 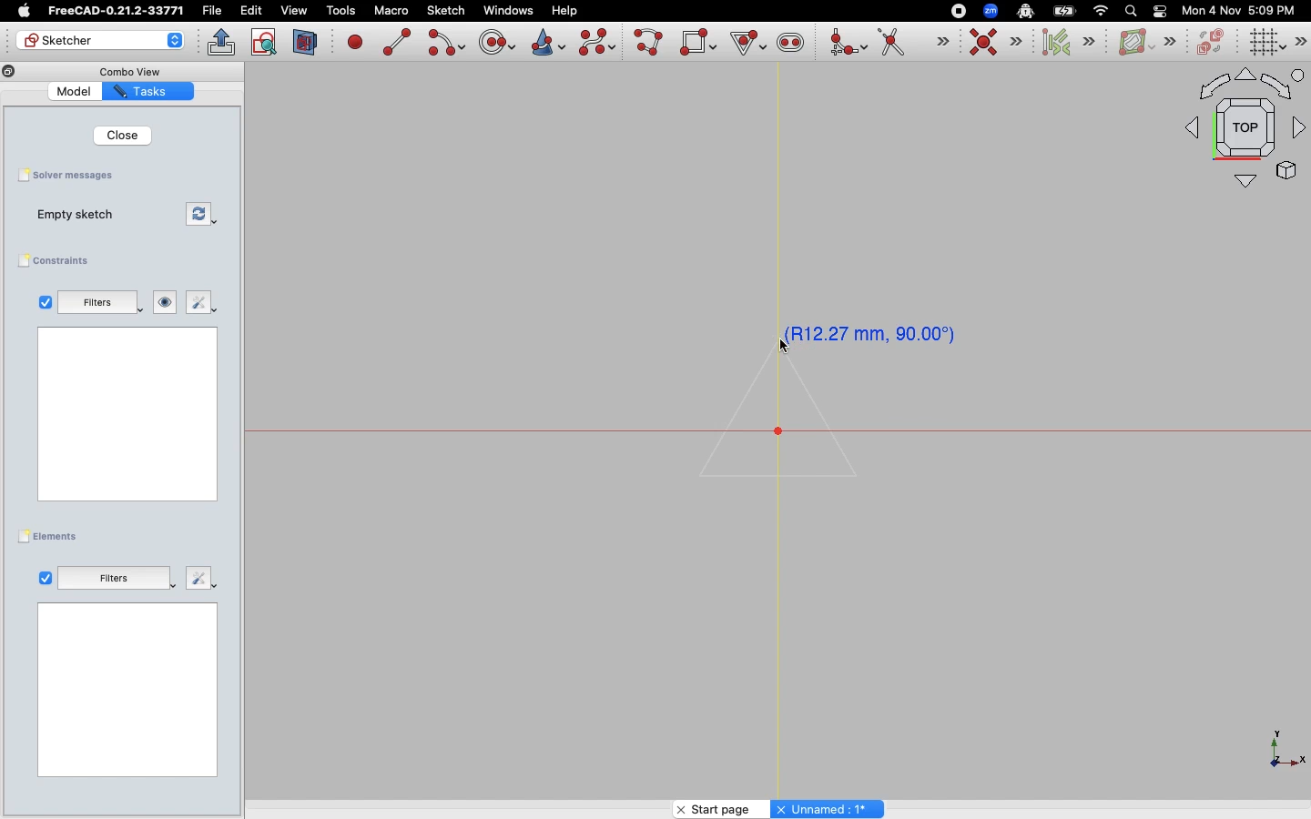 What do you see at coordinates (70, 175) in the screenshot?
I see `Solver messages` at bounding box center [70, 175].